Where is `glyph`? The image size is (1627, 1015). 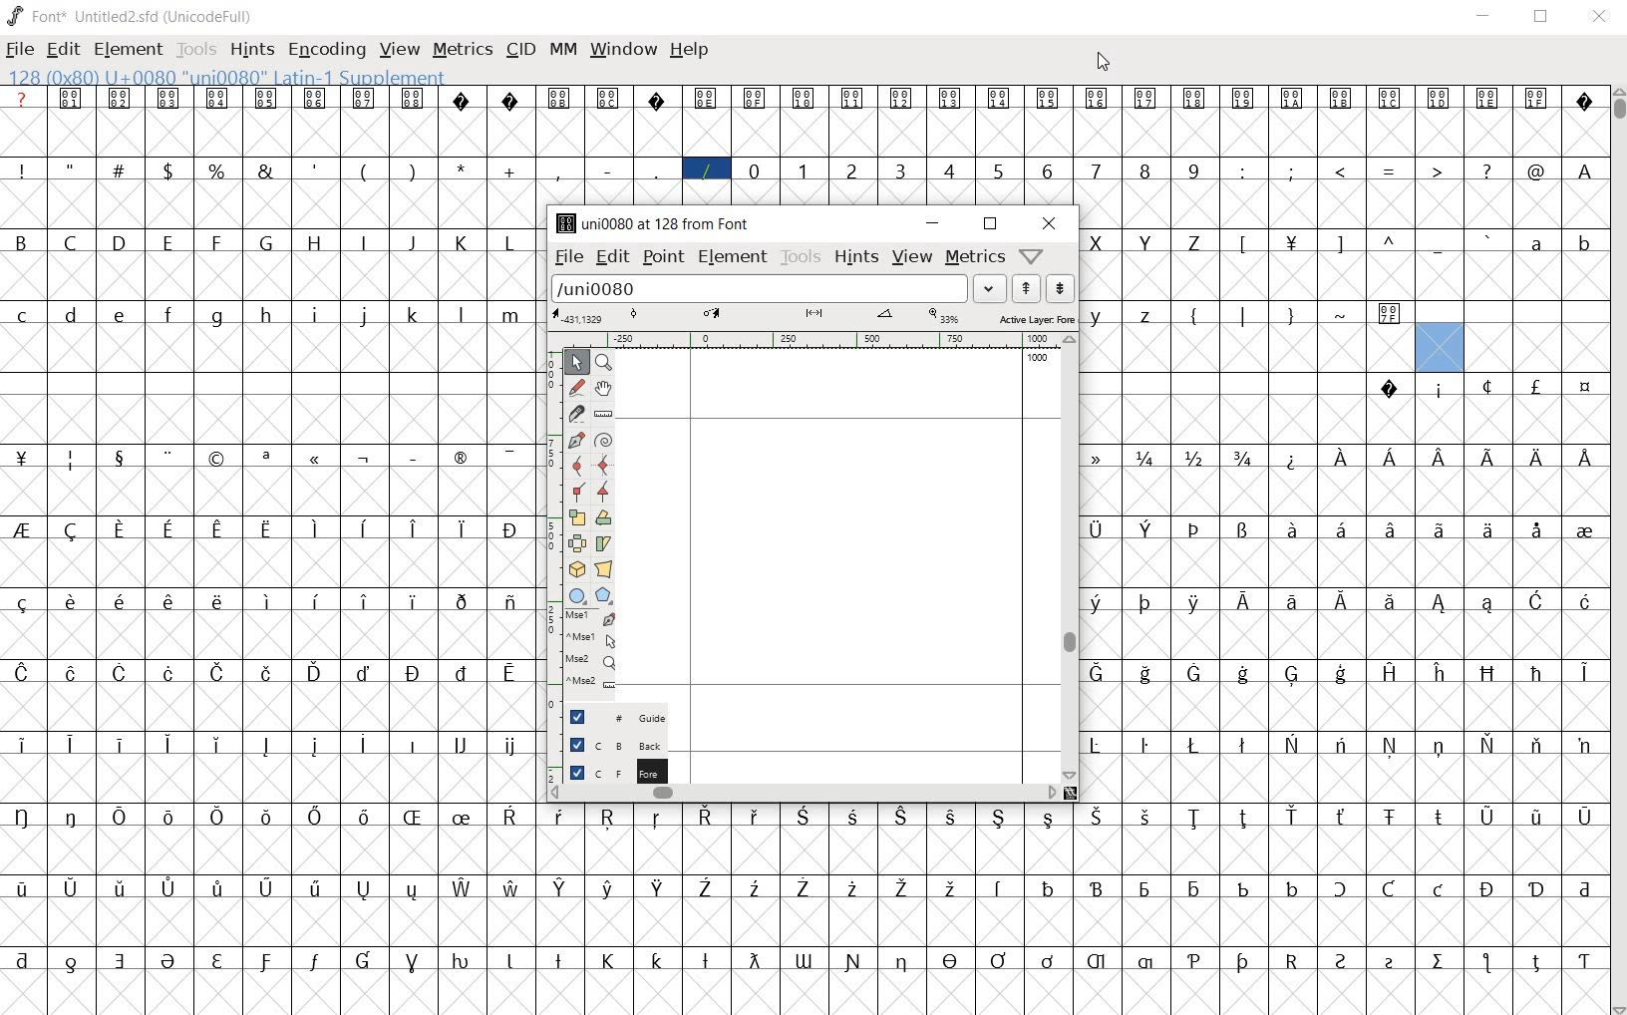 glyph is located at coordinates (317, 529).